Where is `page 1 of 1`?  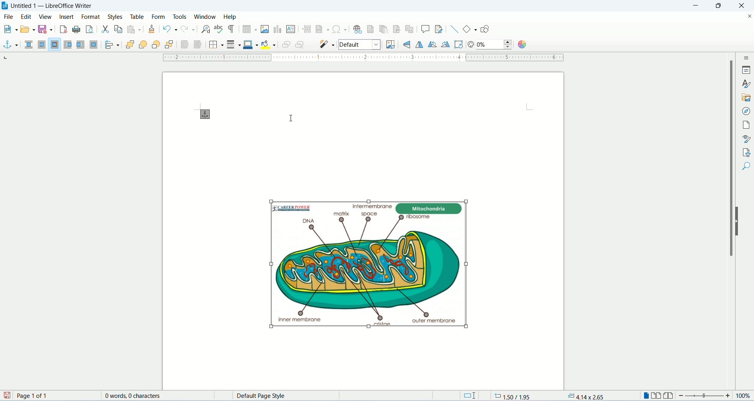
page 1 of 1 is located at coordinates (55, 396).